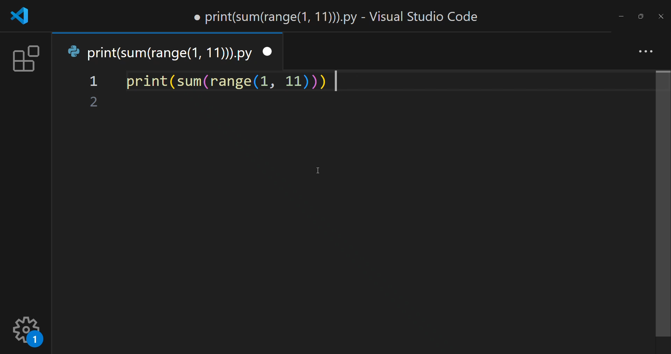 The image size is (671, 354). Describe the element at coordinates (23, 16) in the screenshot. I see `logo` at that location.